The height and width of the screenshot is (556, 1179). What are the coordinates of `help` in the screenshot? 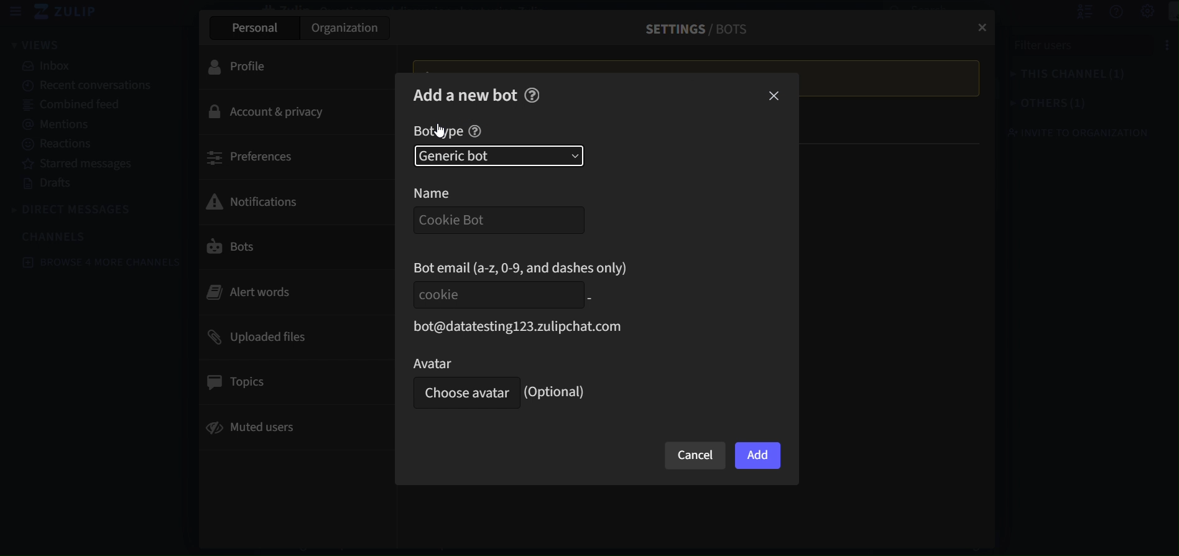 It's located at (532, 95).